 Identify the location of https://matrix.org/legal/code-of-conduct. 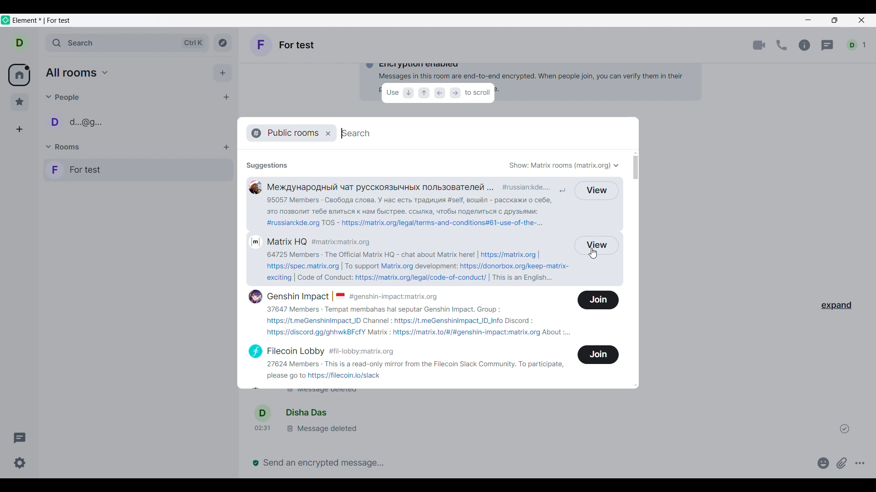
(423, 279).